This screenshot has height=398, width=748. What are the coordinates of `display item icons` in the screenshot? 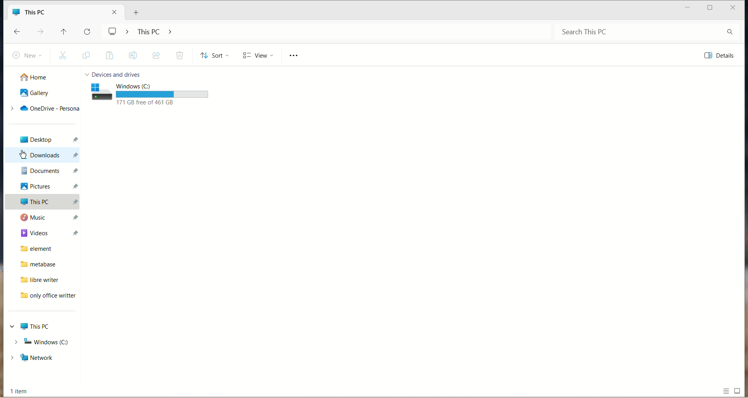 It's located at (739, 390).